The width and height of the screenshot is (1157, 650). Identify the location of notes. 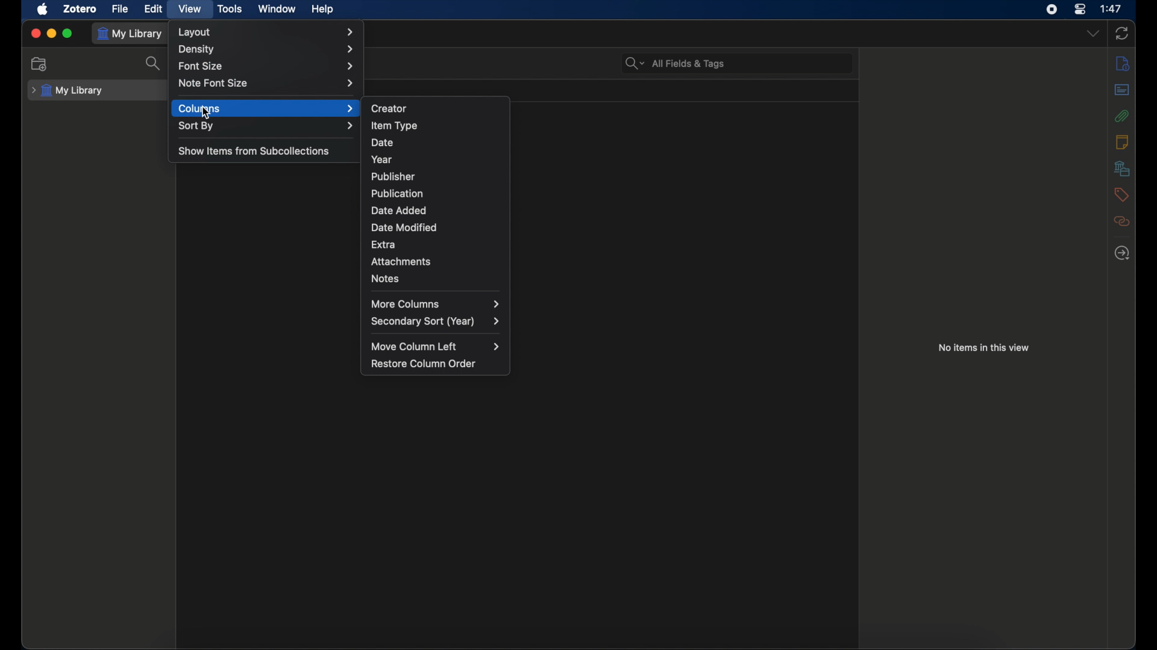
(1121, 141).